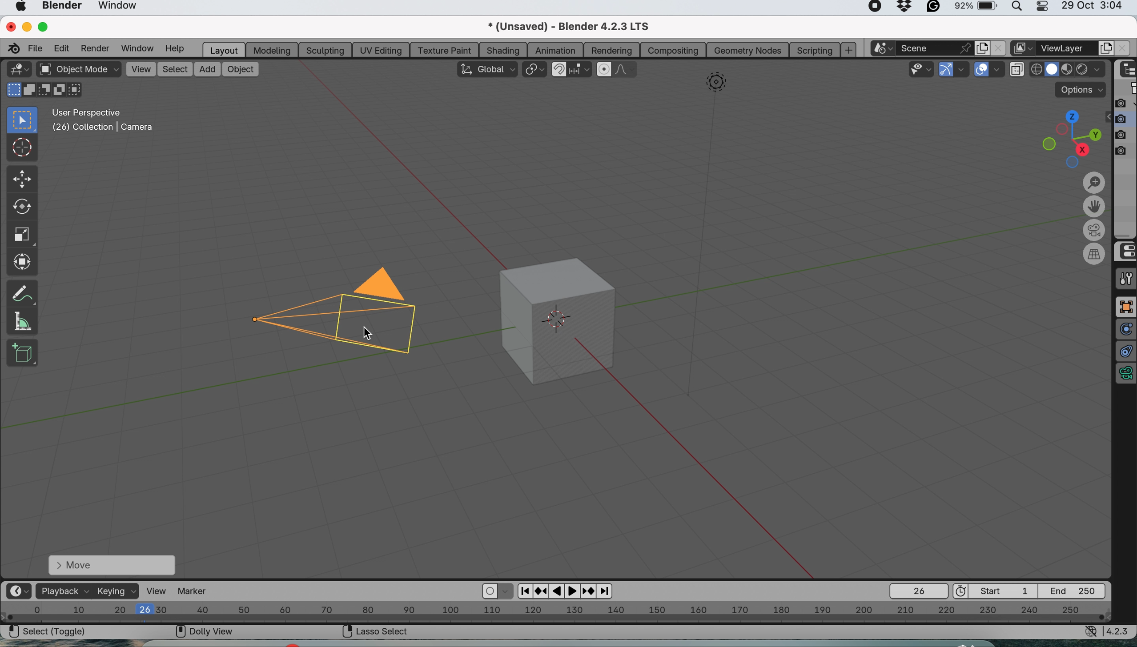 This screenshot has height=647, width=1137. Describe the element at coordinates (612, 51) in the screenshot. I see `rendering` at that location.